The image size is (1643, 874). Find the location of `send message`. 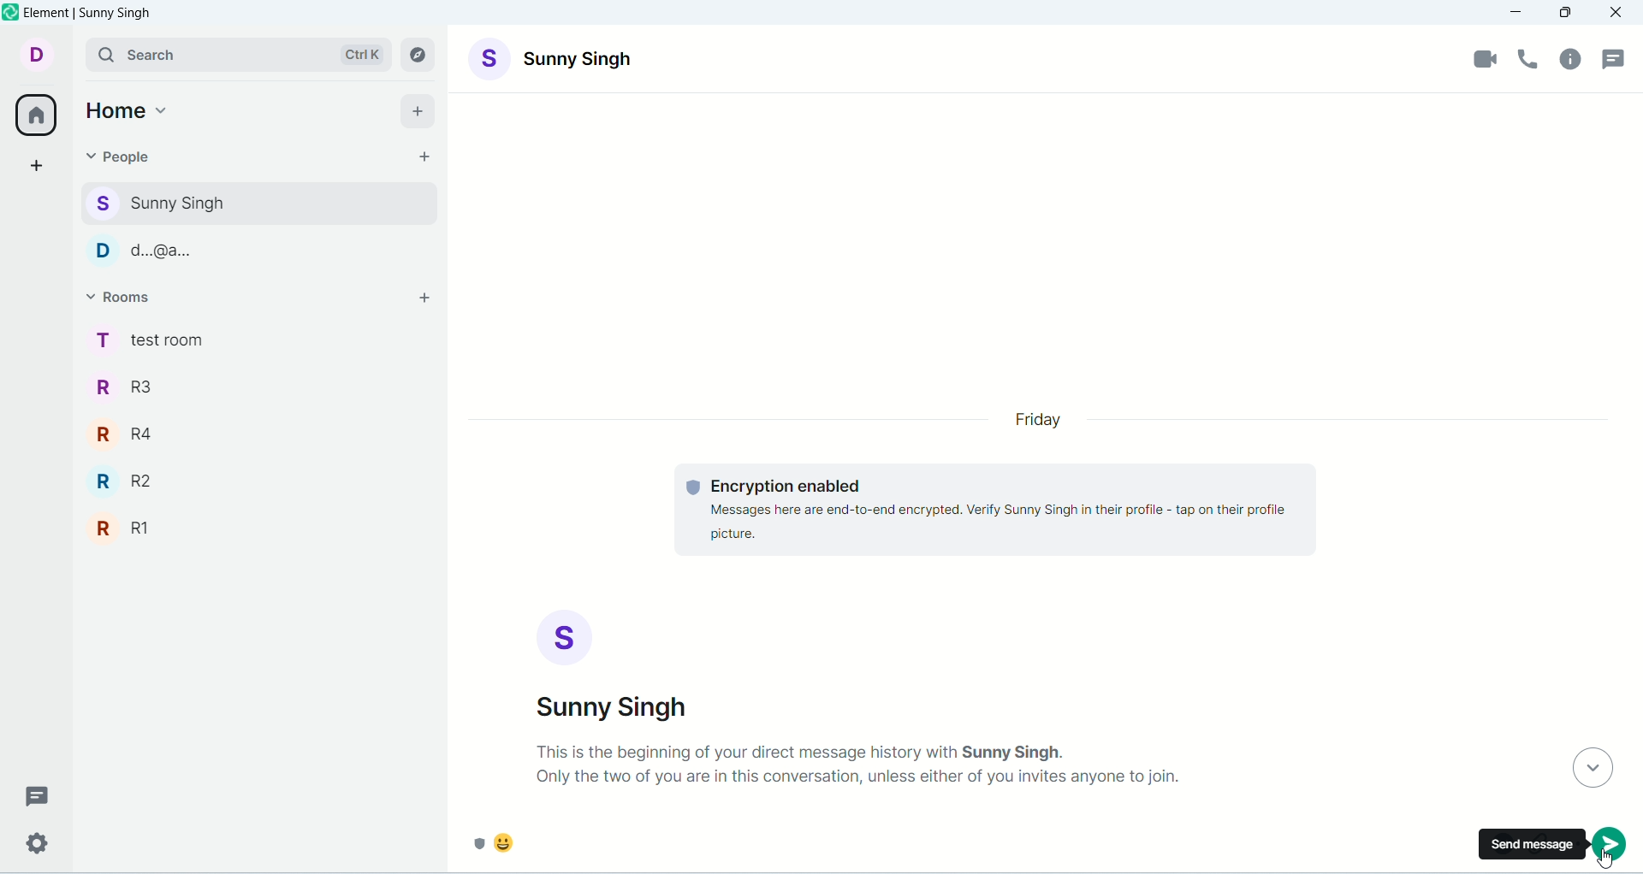

send message is located at coordinates (1610, 843).